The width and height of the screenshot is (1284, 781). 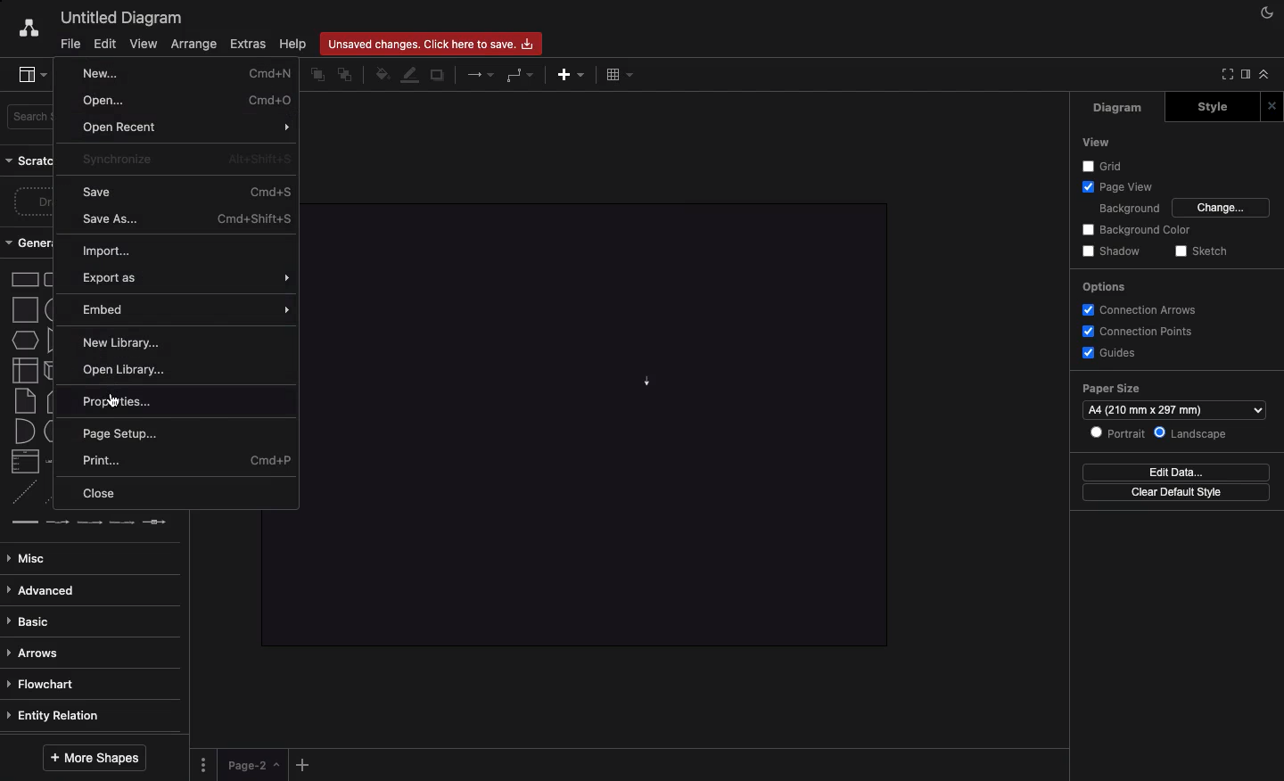 I want to click on Full screen, so click(x=1223, y=75).